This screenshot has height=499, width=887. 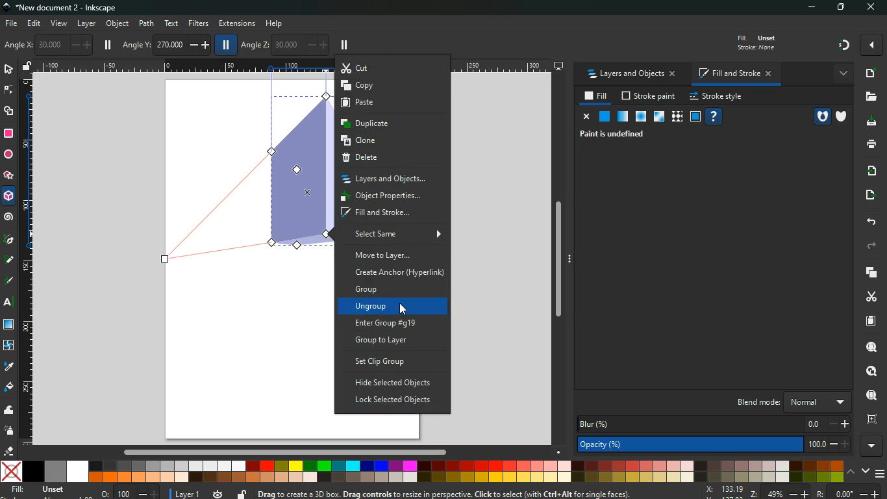 I want to click on fill and stroke, so click(x=734, y=75).